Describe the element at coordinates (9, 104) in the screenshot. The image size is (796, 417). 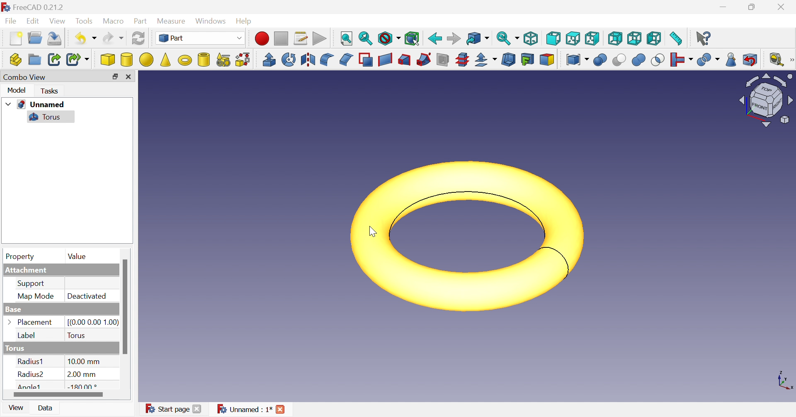
I see `Drop down` at that location.